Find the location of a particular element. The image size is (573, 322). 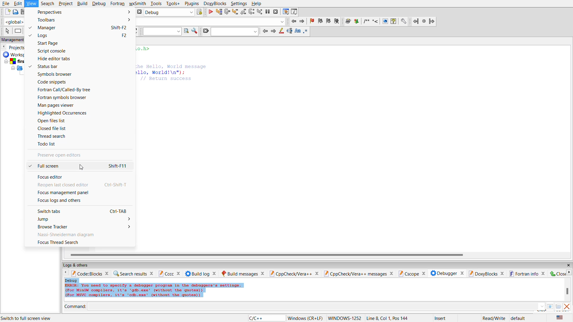

logs is located at coordinates (85, 35).